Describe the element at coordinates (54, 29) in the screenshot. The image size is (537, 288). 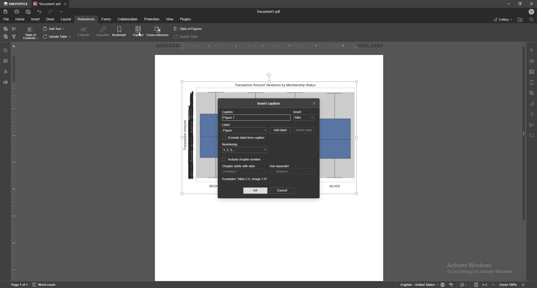
I see `add text` at that location.